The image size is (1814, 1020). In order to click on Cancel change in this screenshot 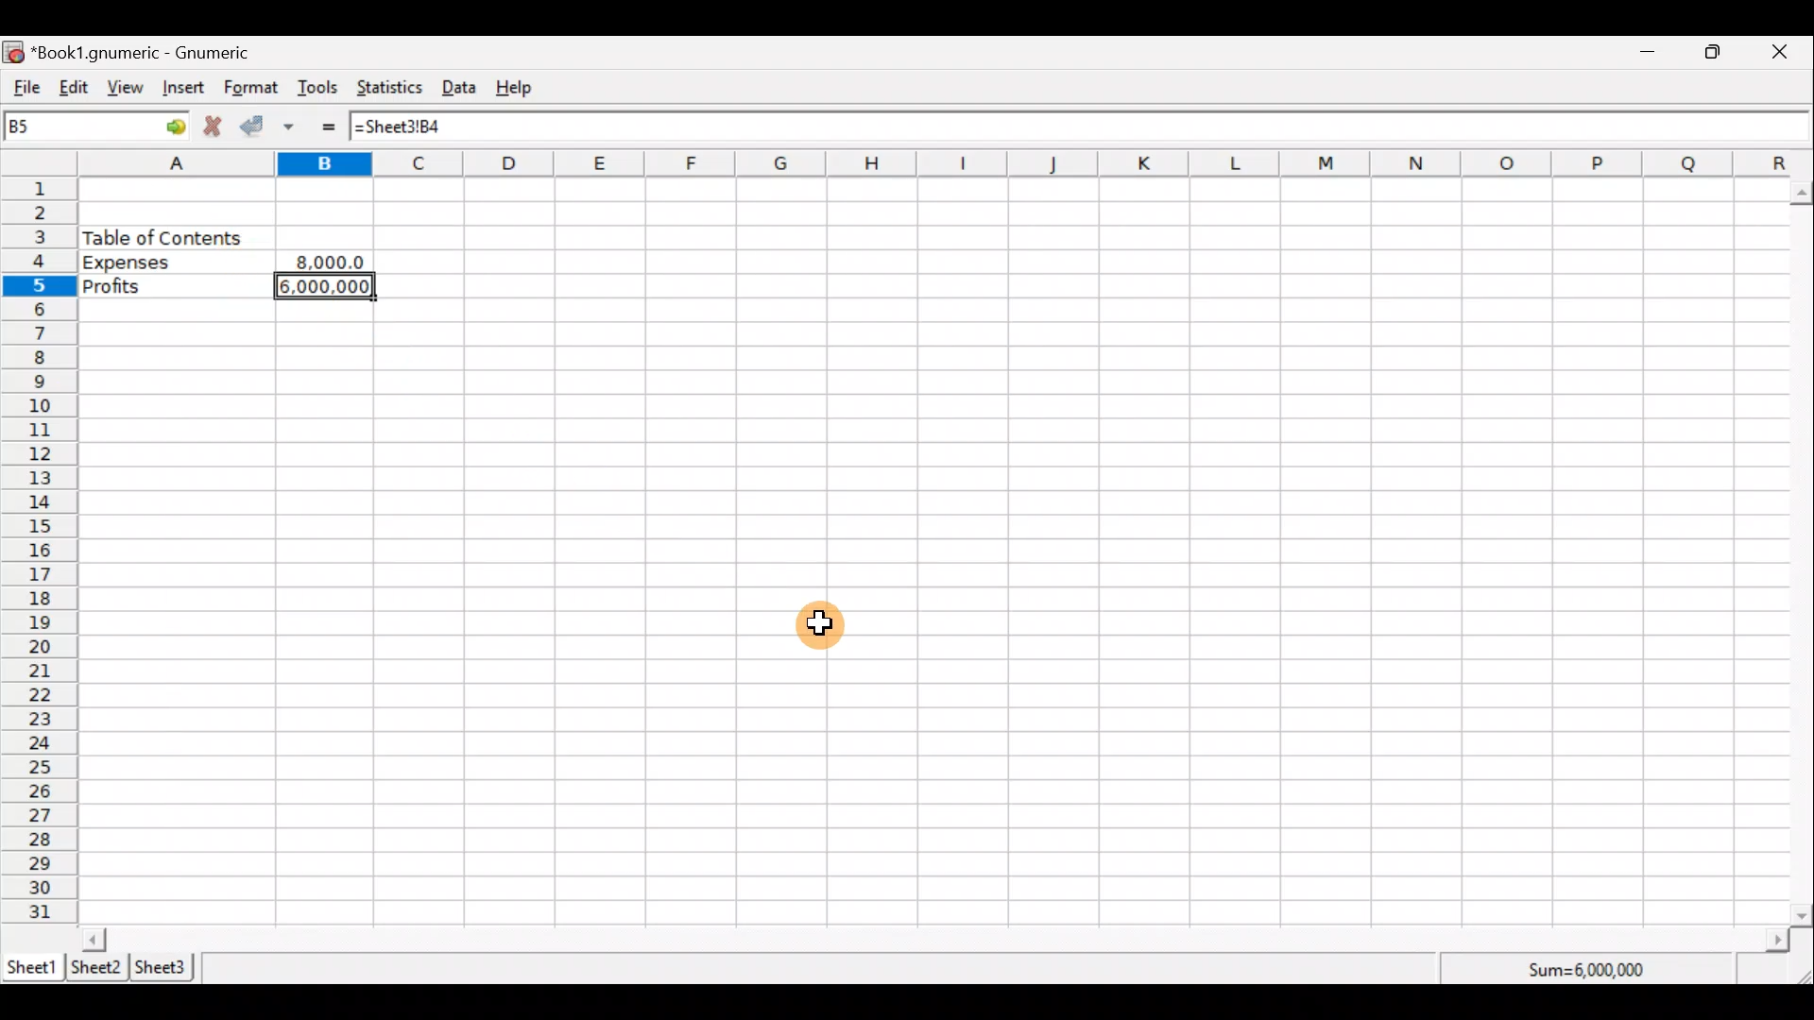, I will do `click(216, 128)`.